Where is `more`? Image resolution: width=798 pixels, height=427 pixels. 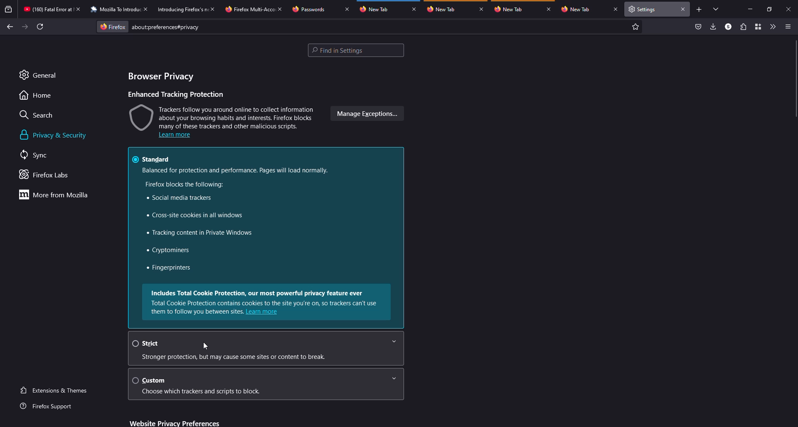 more is located at coordinates (56, 194).